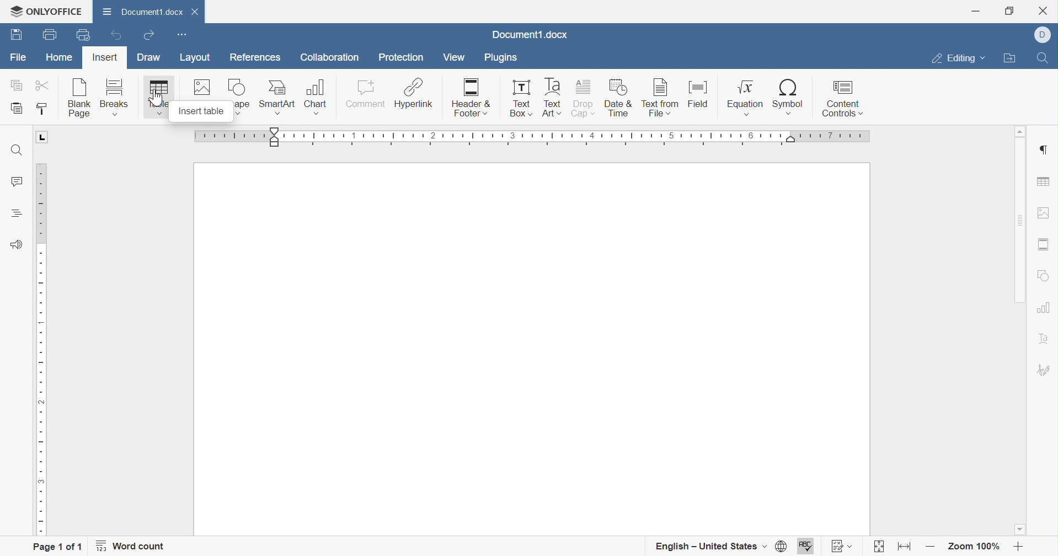  I want to click on Close, so click(197, 11).